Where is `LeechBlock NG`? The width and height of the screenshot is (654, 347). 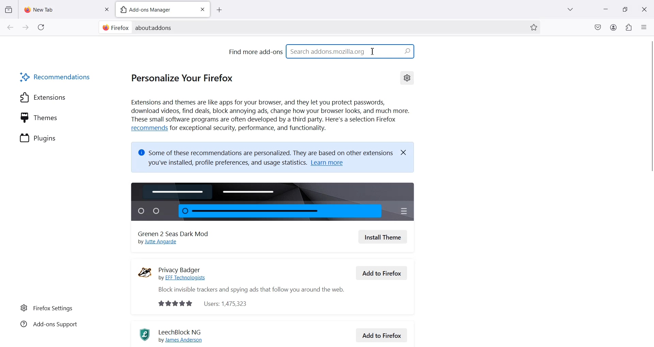
LeechBlock NG is located at coordinates (182, 331).